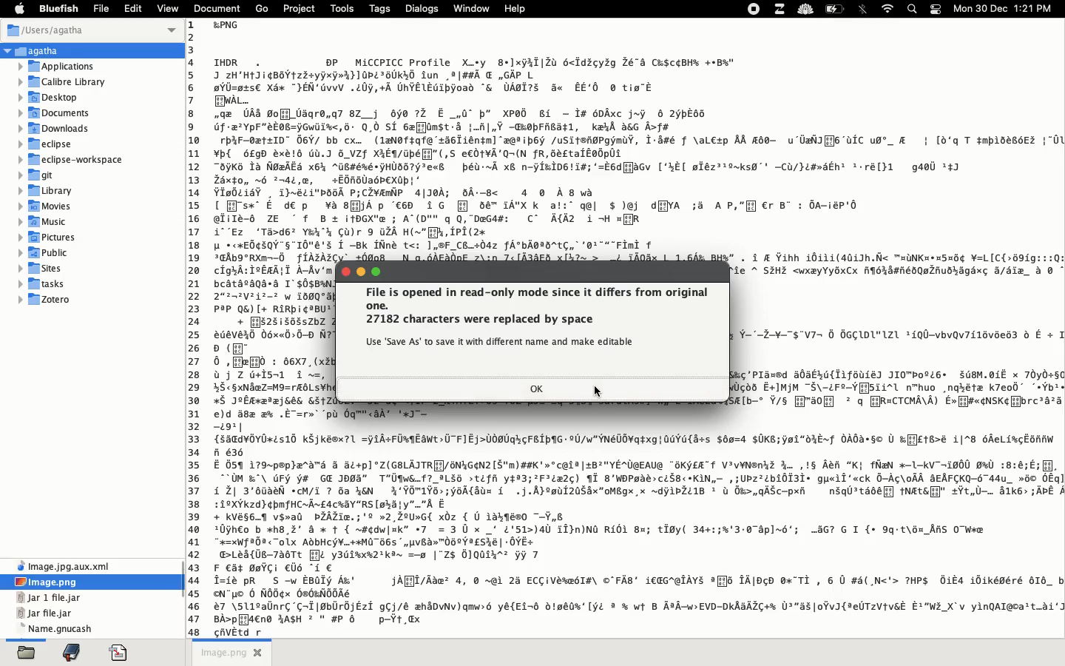 The image size is (1065, 666). What do you see at coordinates (41, 269) in the screenshot?
I see `sites` at bounding box center [41, 269].